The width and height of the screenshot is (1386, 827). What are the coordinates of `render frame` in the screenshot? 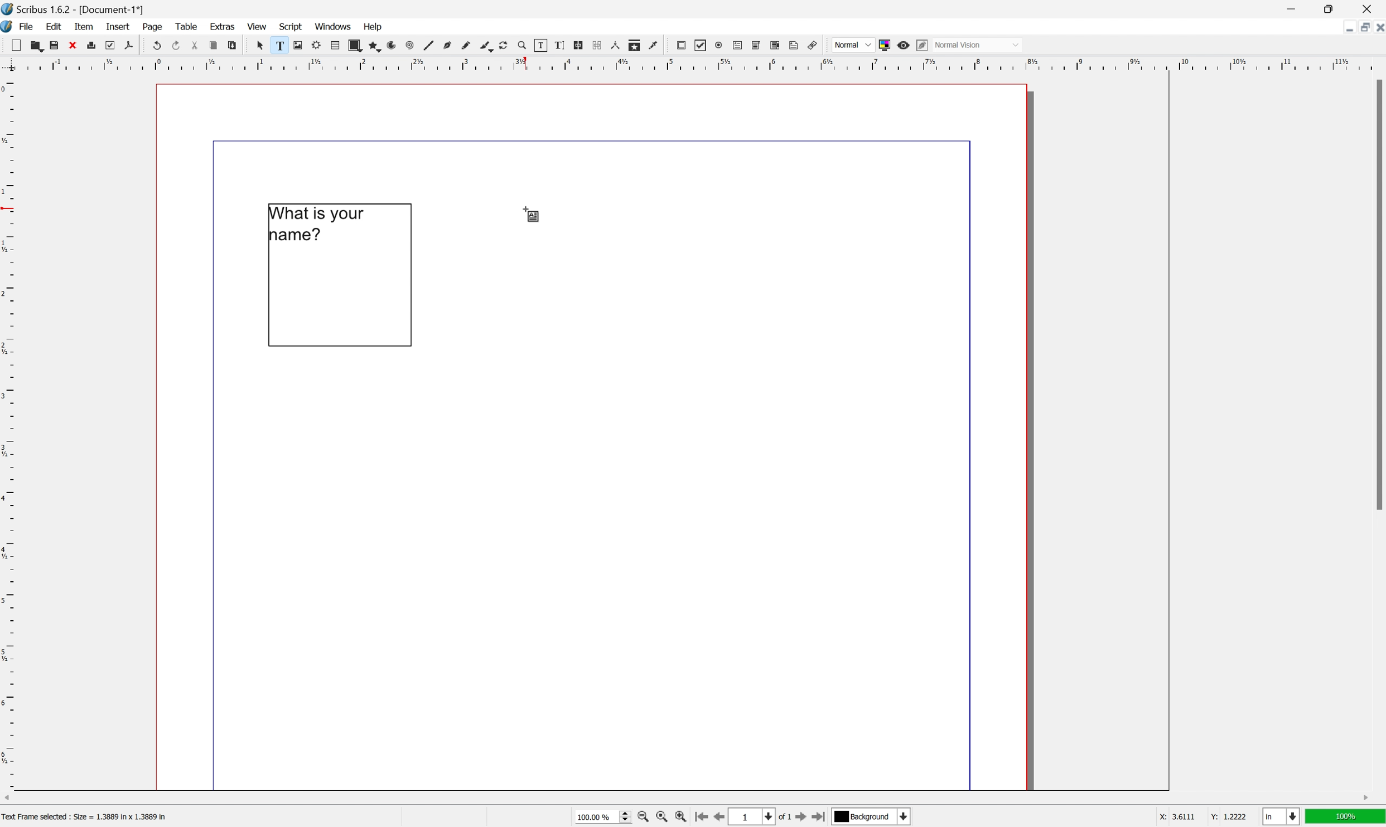 It's located at (315, 45).